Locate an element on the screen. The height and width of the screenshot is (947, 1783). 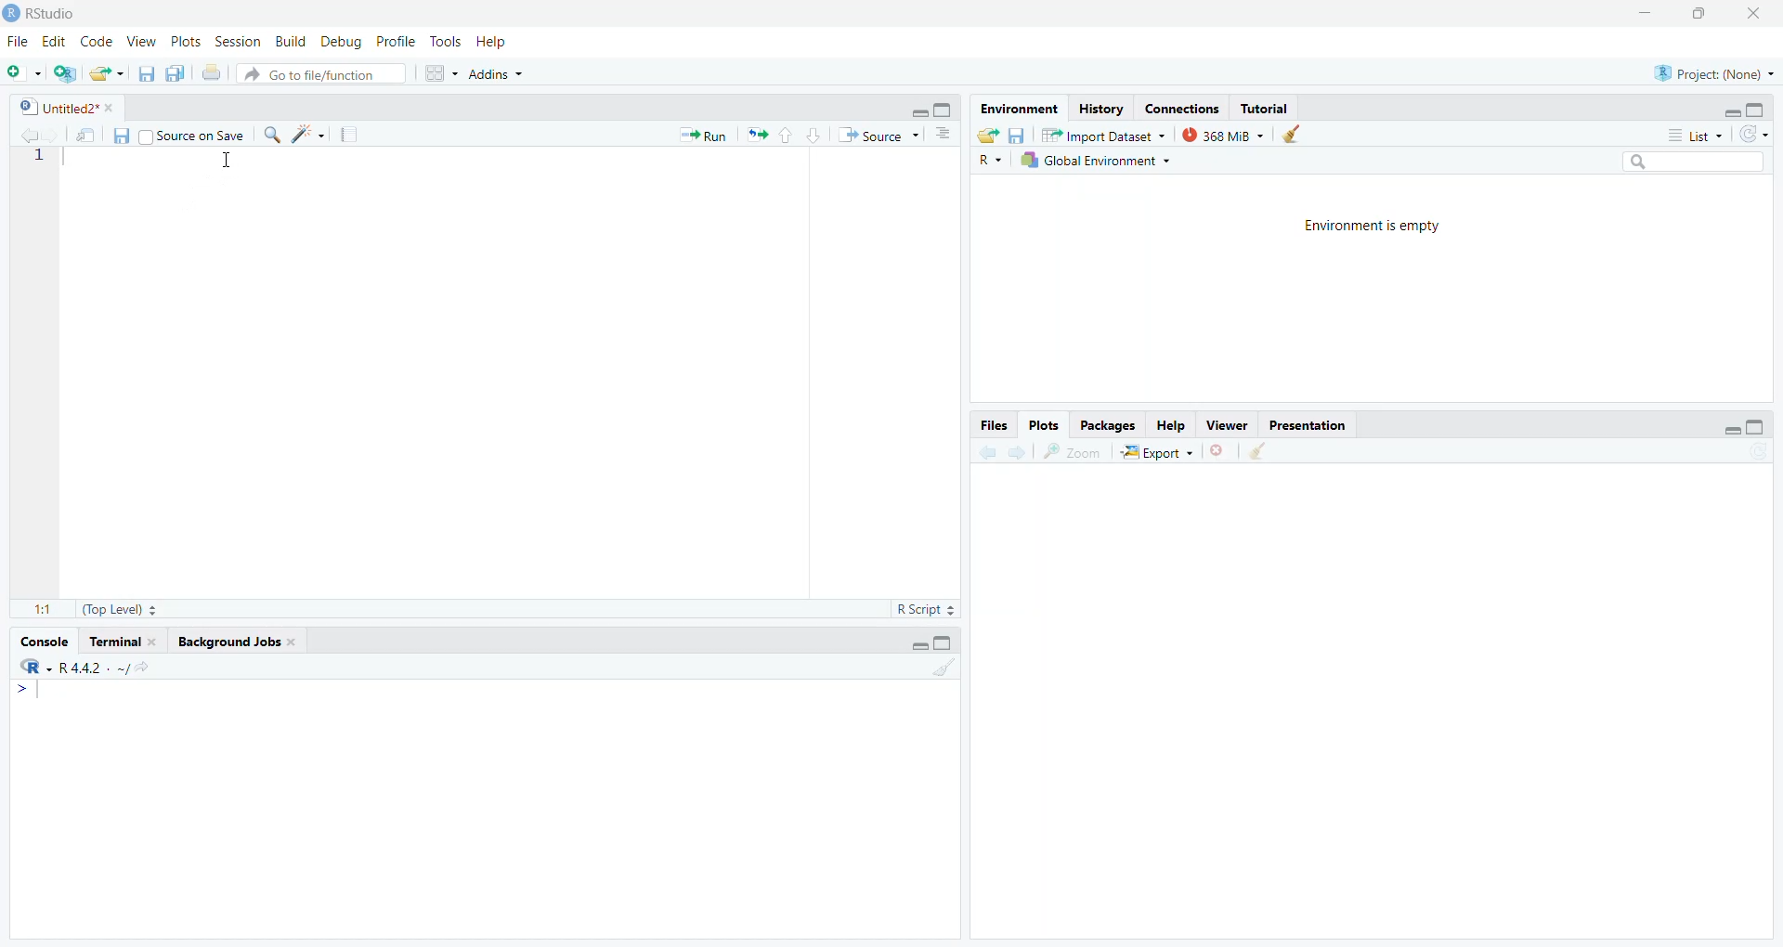
Help is located at coordinates (499, 41).